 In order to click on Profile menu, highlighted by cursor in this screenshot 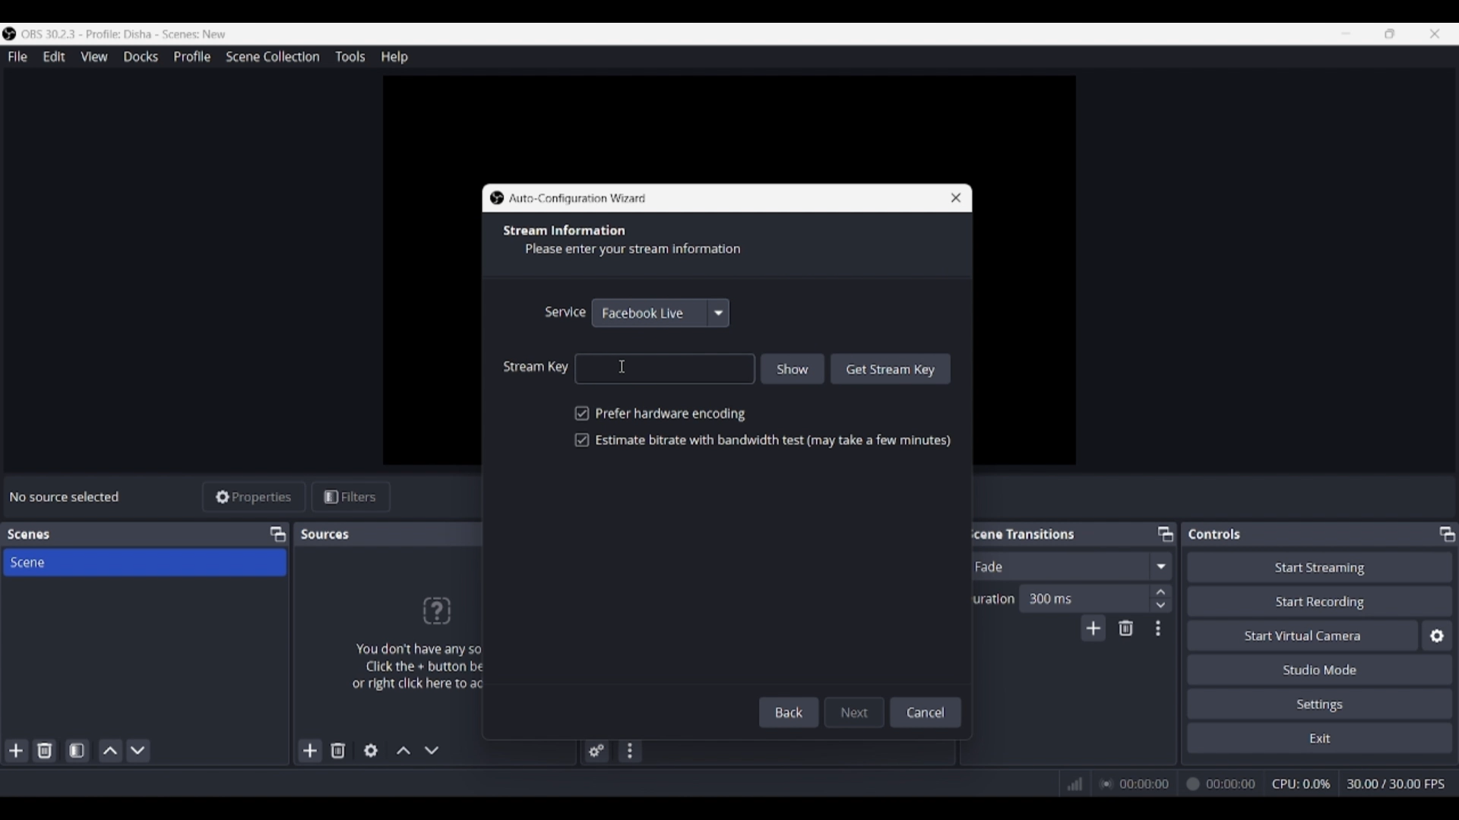, I will do `click(192, 57)`.